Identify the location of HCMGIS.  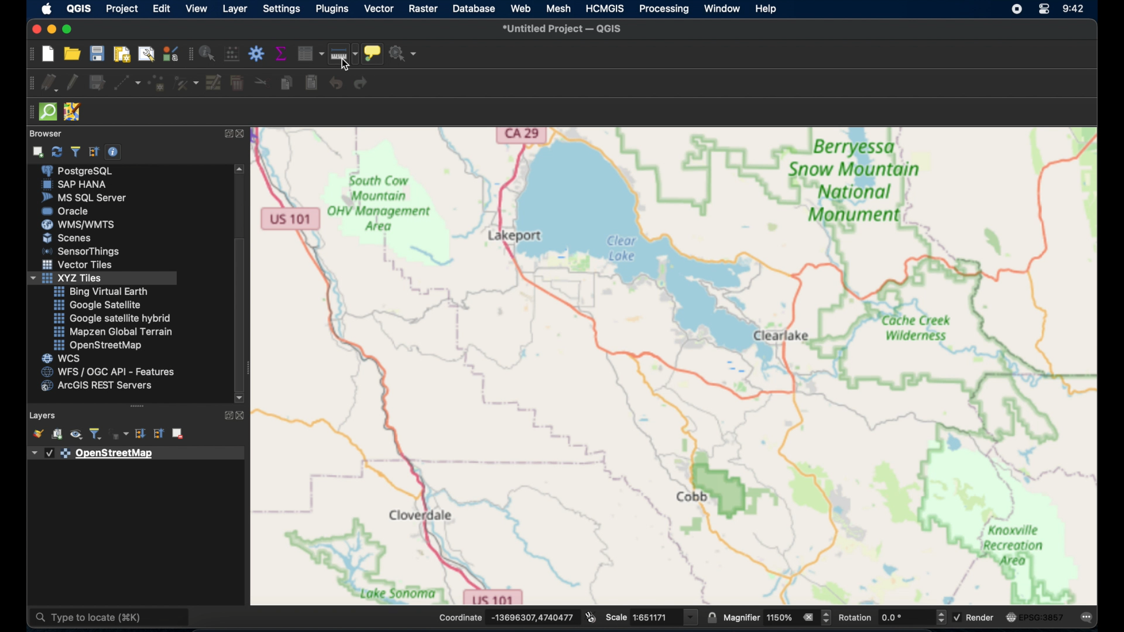
(605, 8).